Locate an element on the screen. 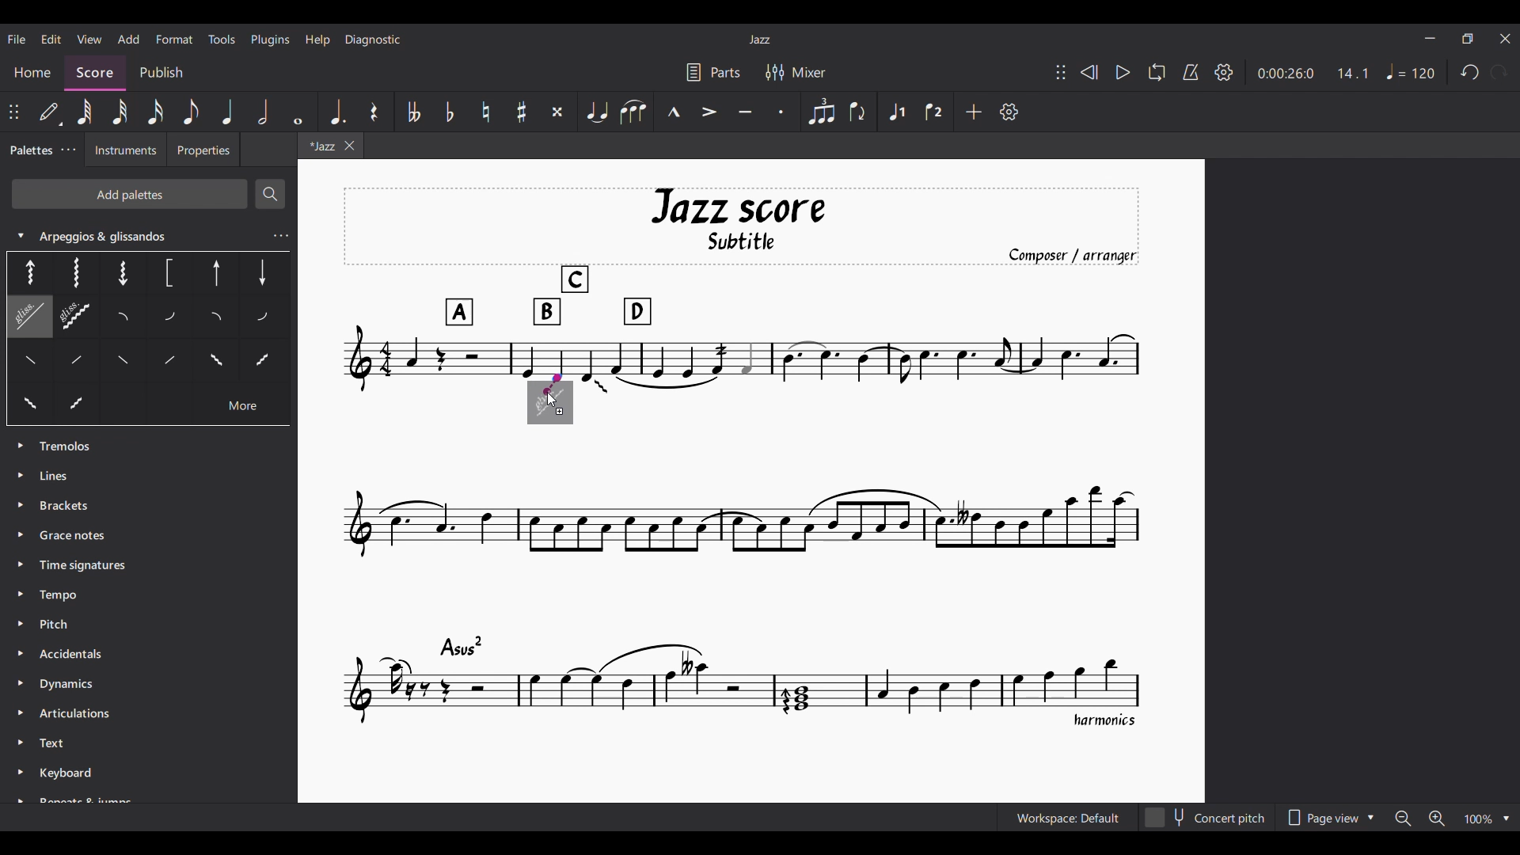  Tenuto is located at coordinates (746, 112).